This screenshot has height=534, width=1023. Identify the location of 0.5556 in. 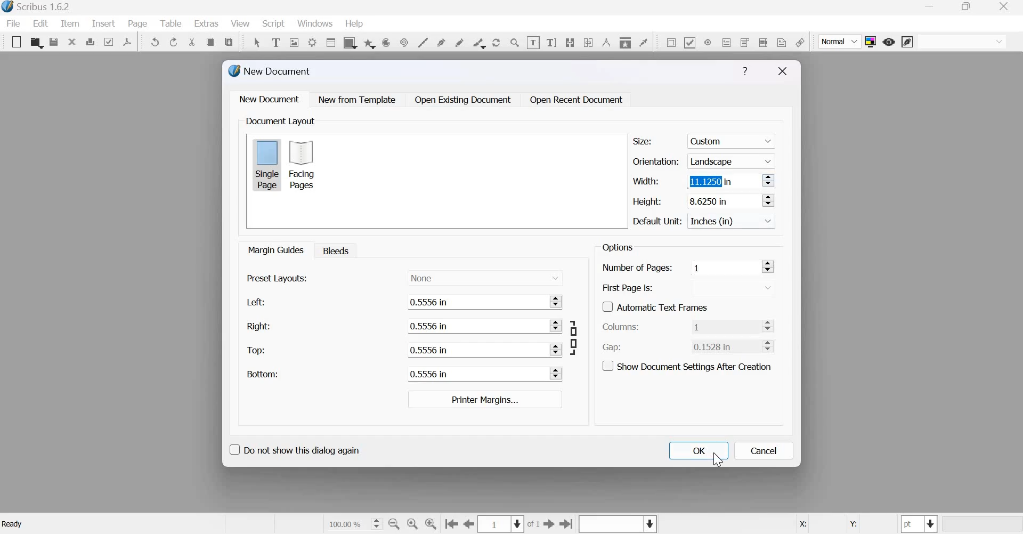
(475, 349).